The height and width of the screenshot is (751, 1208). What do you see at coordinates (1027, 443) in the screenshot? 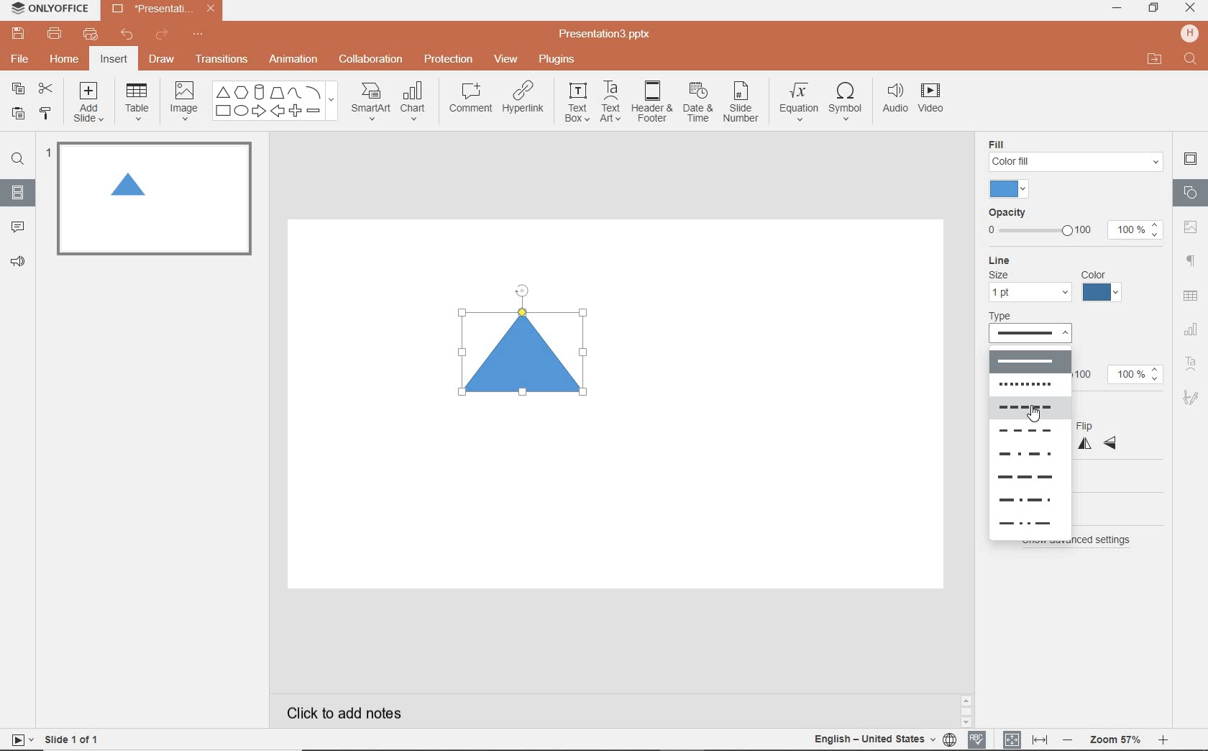
I see `line types` at bounding box center [1027, 443].